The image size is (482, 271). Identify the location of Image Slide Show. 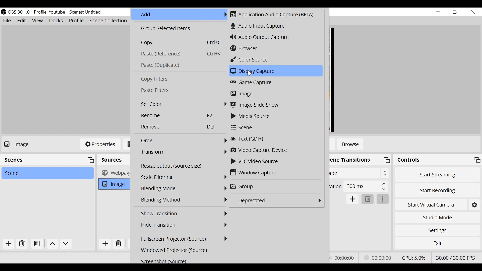
(276, 105).